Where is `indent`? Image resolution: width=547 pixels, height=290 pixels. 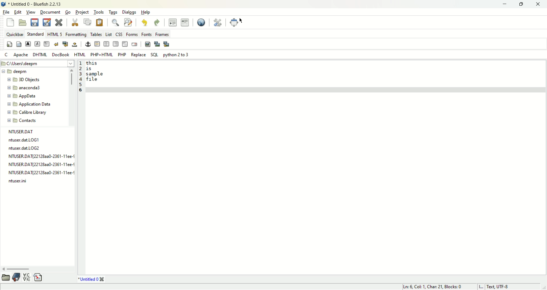
indent is located at coordinates (186, 22).